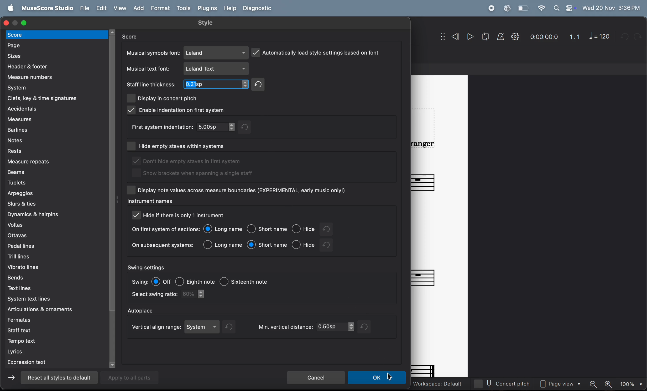 The width and height of the screenshot is (647, 391). Describe the element at coordinates (121, 8) in the screenshot. I see `view` at that location.